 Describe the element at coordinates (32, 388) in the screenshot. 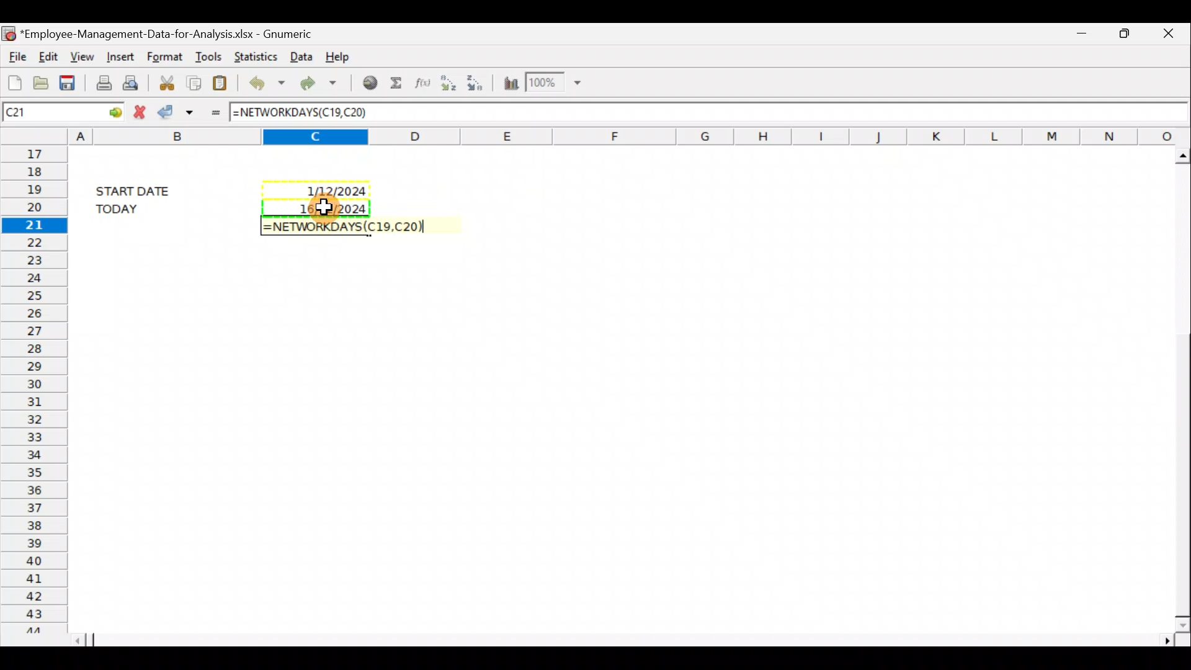

I see `Rows` at that location.